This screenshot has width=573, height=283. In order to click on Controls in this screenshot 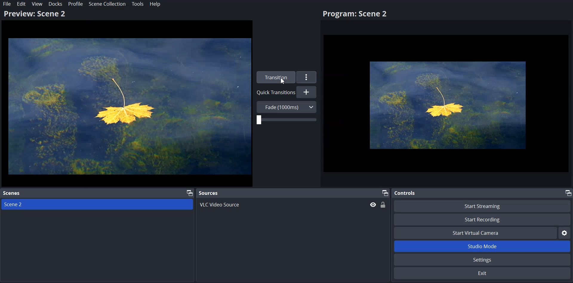, I will do `click(405, 193)`.